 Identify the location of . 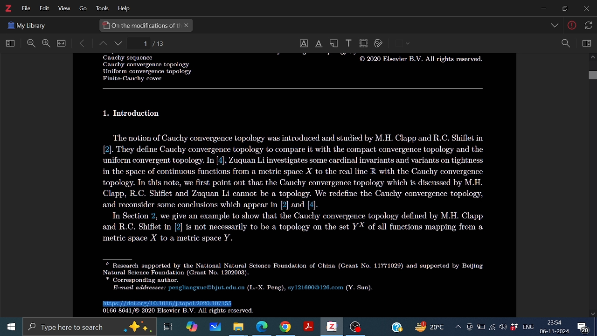
(555, 26).